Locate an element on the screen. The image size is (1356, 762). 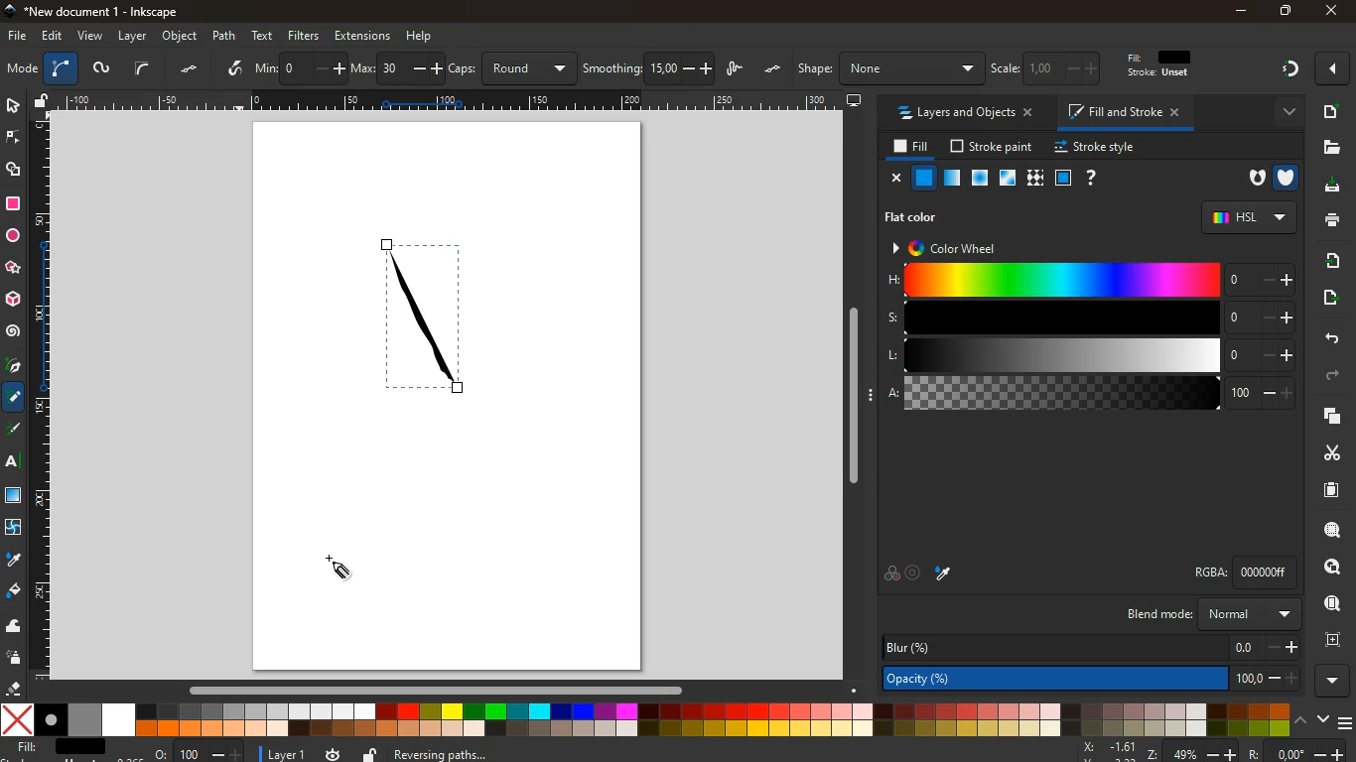
up is located at coordinates (1302, 718).